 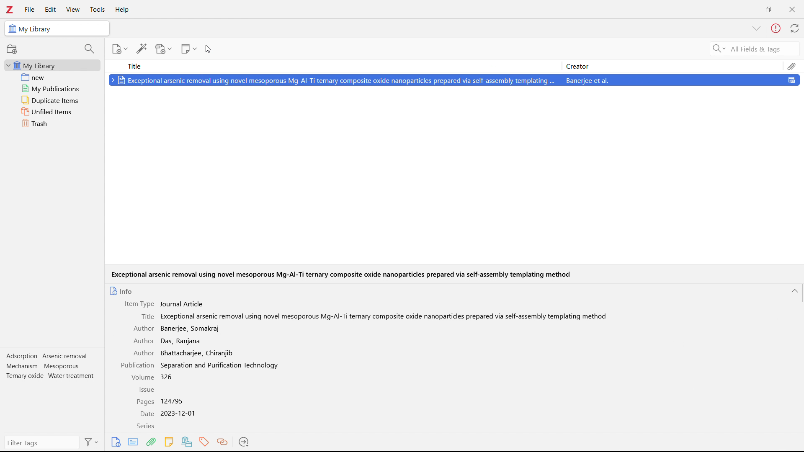 What do you see at coordinates (122, 290) in the screenshot?
I see `info` at bounding box center [122, 290].